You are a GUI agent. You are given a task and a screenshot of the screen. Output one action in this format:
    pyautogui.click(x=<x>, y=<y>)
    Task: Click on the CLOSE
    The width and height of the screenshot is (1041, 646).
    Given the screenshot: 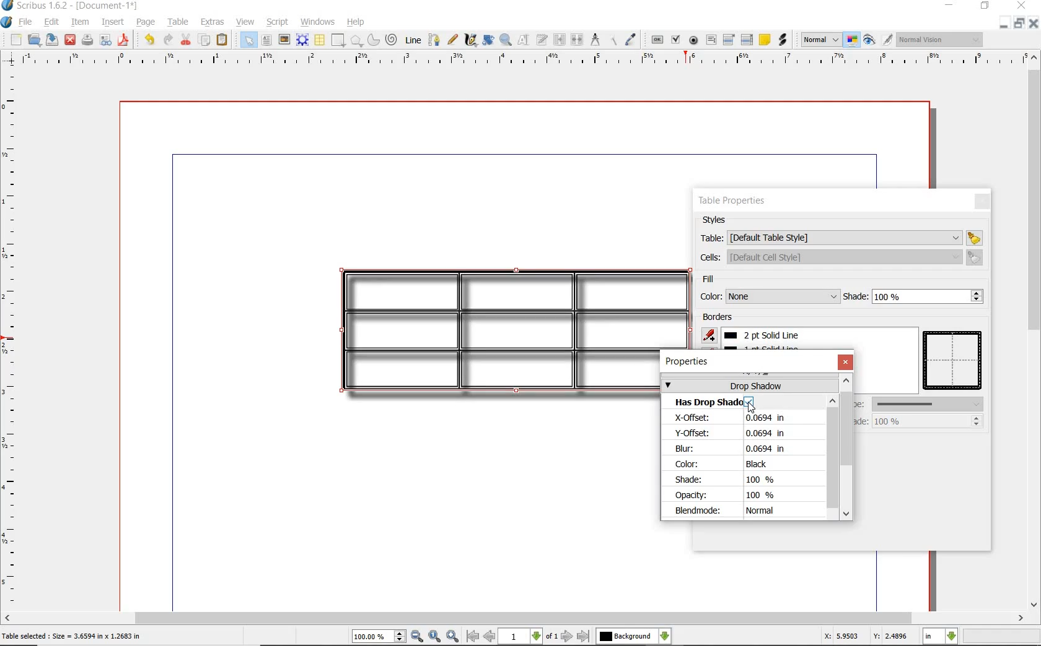 What is the action you would take?
    pyautogui.click(x=1035, y=22)
    